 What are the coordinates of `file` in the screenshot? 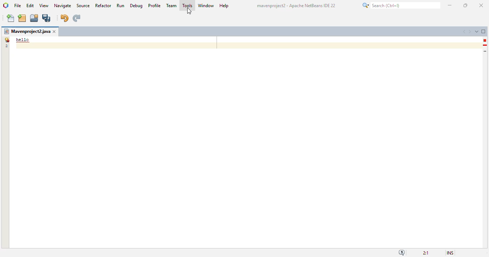 It's located at (18, 6).